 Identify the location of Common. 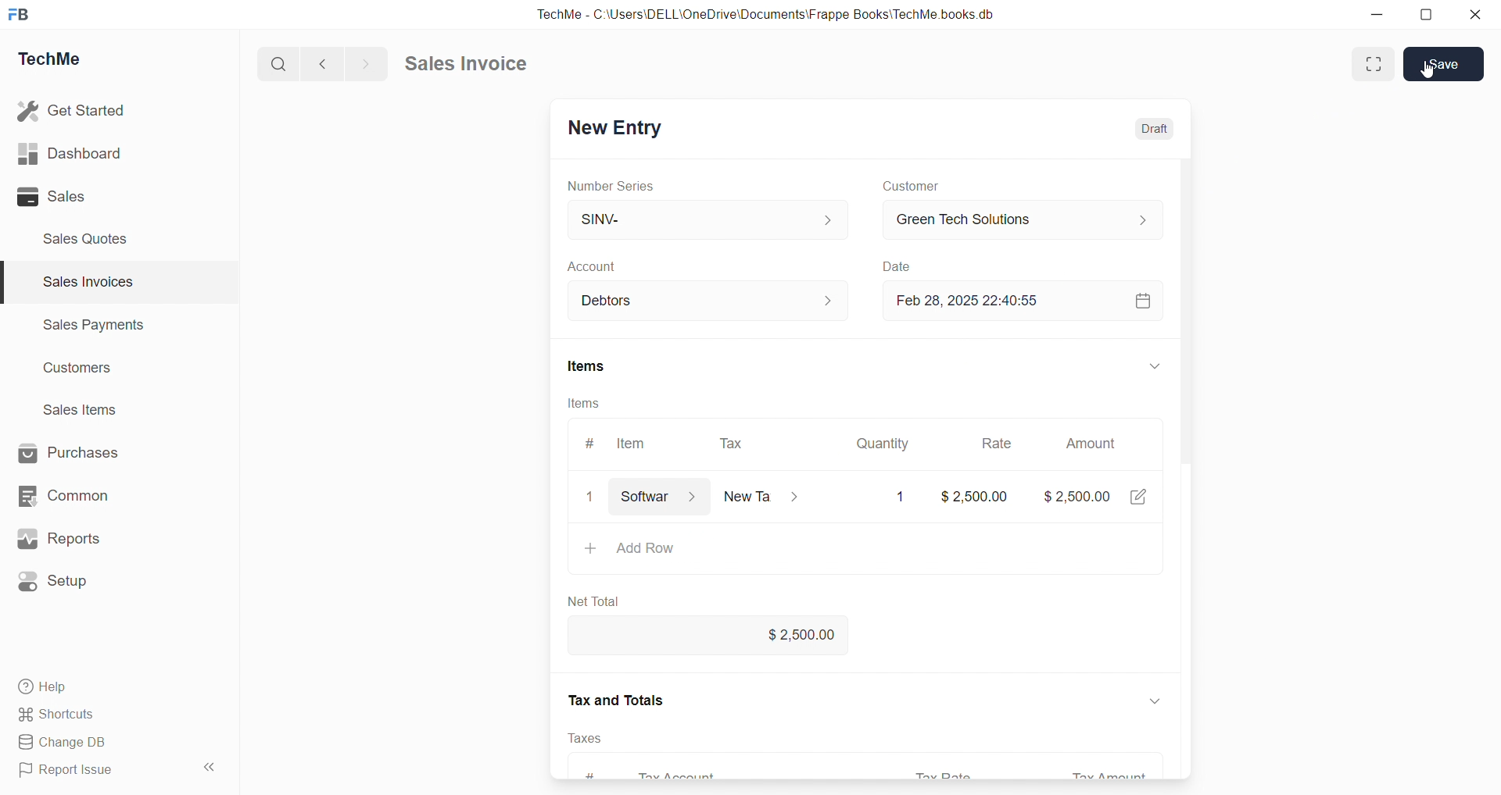
(63, 496).